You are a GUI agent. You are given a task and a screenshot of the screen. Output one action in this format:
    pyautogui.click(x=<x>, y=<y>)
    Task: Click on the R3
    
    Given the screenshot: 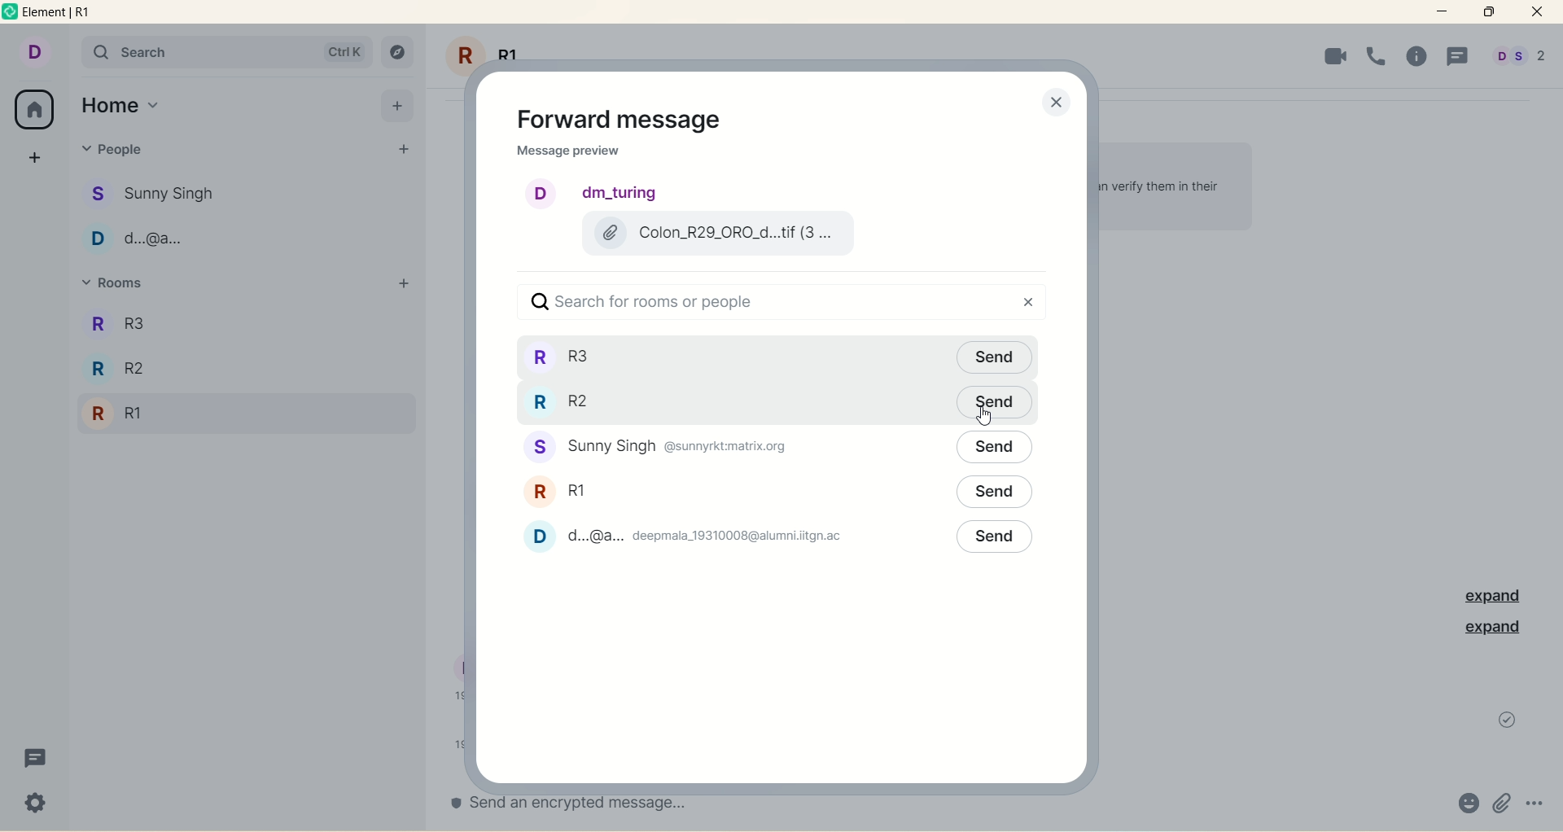 What is the action you would take?
    pyautogui.click(x=149, y=322)
    